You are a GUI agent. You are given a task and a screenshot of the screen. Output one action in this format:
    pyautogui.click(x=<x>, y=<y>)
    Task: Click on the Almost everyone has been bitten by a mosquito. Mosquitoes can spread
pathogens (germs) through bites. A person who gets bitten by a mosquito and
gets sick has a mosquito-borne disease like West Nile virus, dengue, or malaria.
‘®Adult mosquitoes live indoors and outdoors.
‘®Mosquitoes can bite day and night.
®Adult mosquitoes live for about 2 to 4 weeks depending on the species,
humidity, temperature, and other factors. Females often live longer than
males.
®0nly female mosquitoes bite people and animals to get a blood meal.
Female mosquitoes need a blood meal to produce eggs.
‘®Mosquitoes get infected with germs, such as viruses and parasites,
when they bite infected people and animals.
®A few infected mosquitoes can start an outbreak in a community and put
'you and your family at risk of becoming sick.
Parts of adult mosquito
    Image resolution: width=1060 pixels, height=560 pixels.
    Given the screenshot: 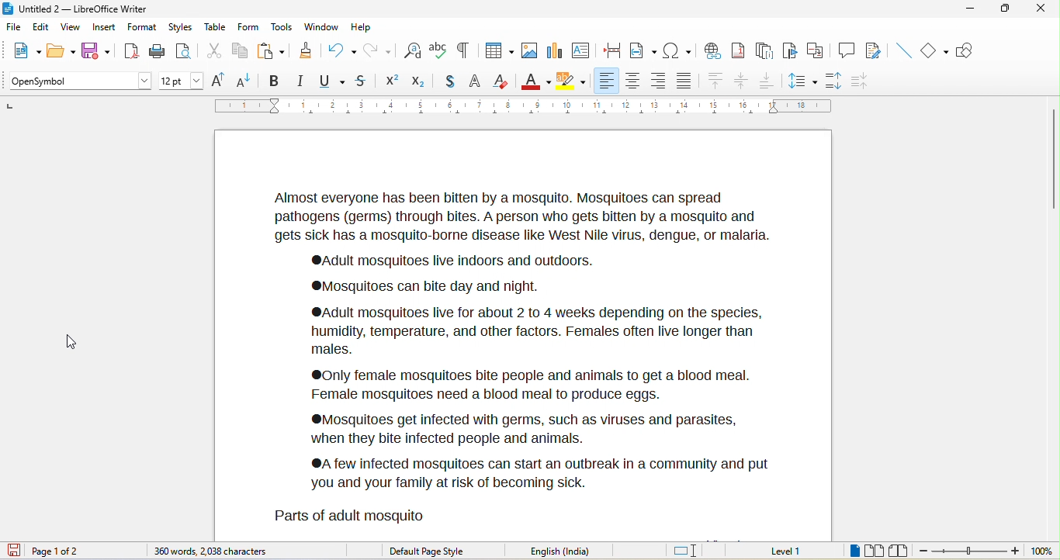 What is the action you would take?
    pyautogui.click(x=521, y=354)
    